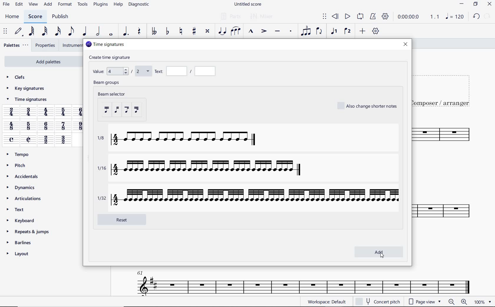  What do you see at coordinates (16, 45) in the screenshot?
I see `PALETTES` at bounding box center [16, 45].